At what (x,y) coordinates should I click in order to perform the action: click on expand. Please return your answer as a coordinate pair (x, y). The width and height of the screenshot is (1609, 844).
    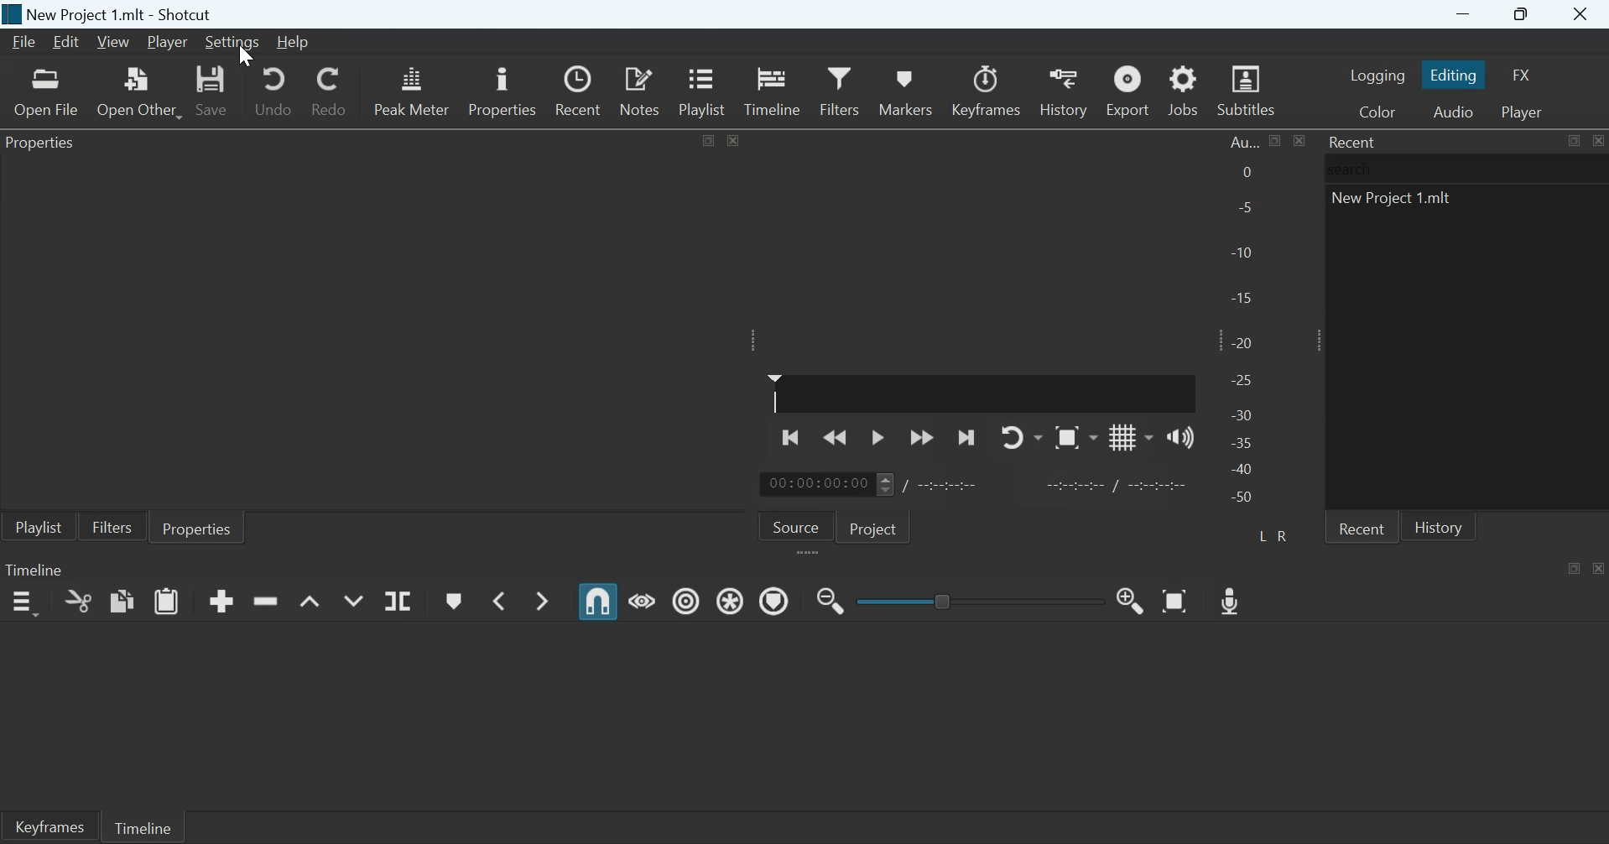
    Looking at the image, I should click on (810, 554).